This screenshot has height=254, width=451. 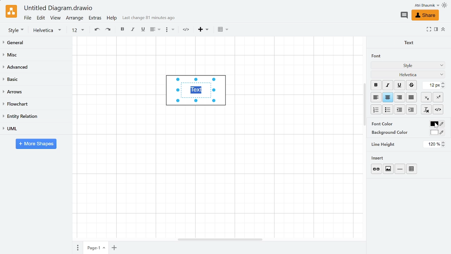 I want to click on Decrease line height, so click(x=444, y=146).